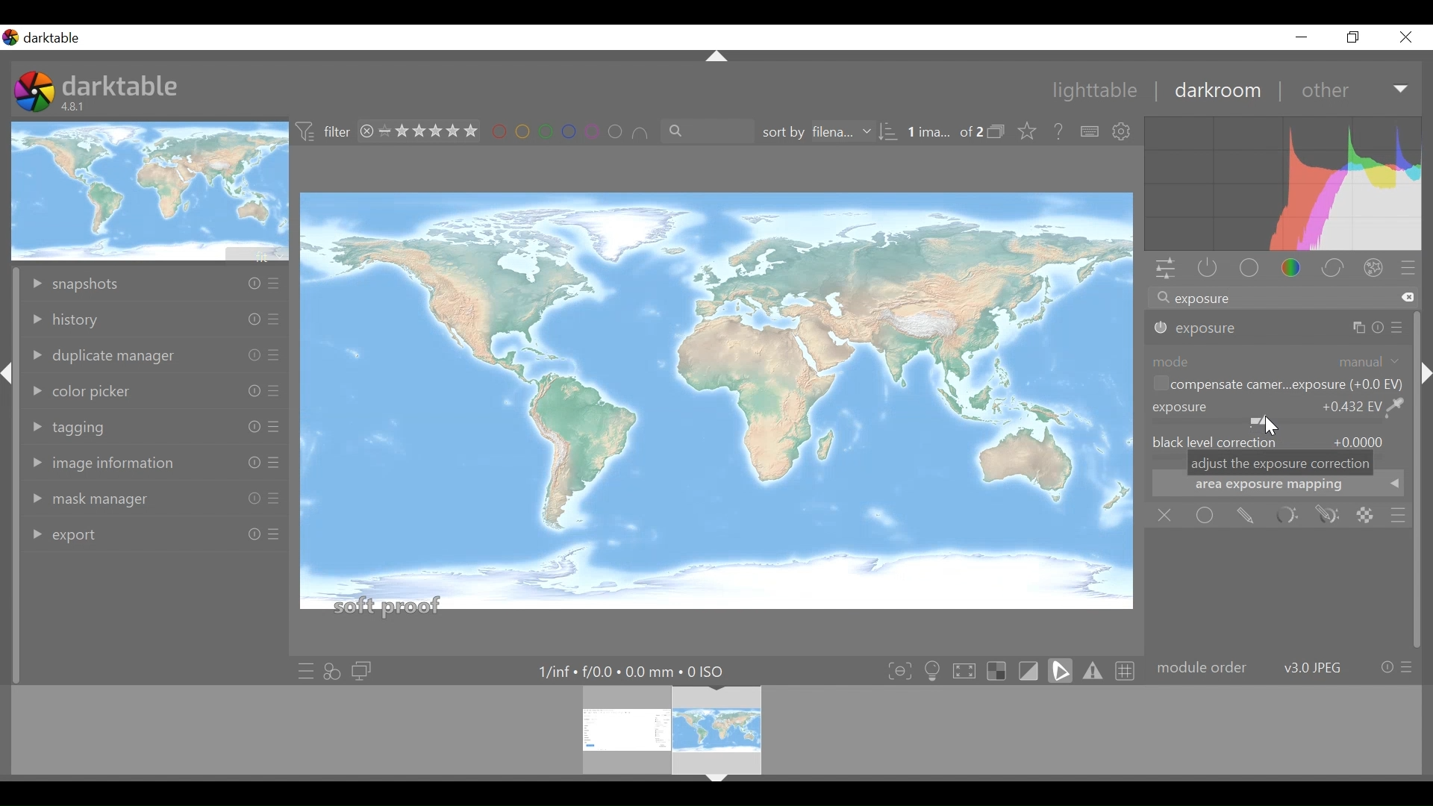 The image size is (1433, 806). What do you see at coordinates (249, 428) in the screenshot?
I see `` at bounding box center [249, 428].